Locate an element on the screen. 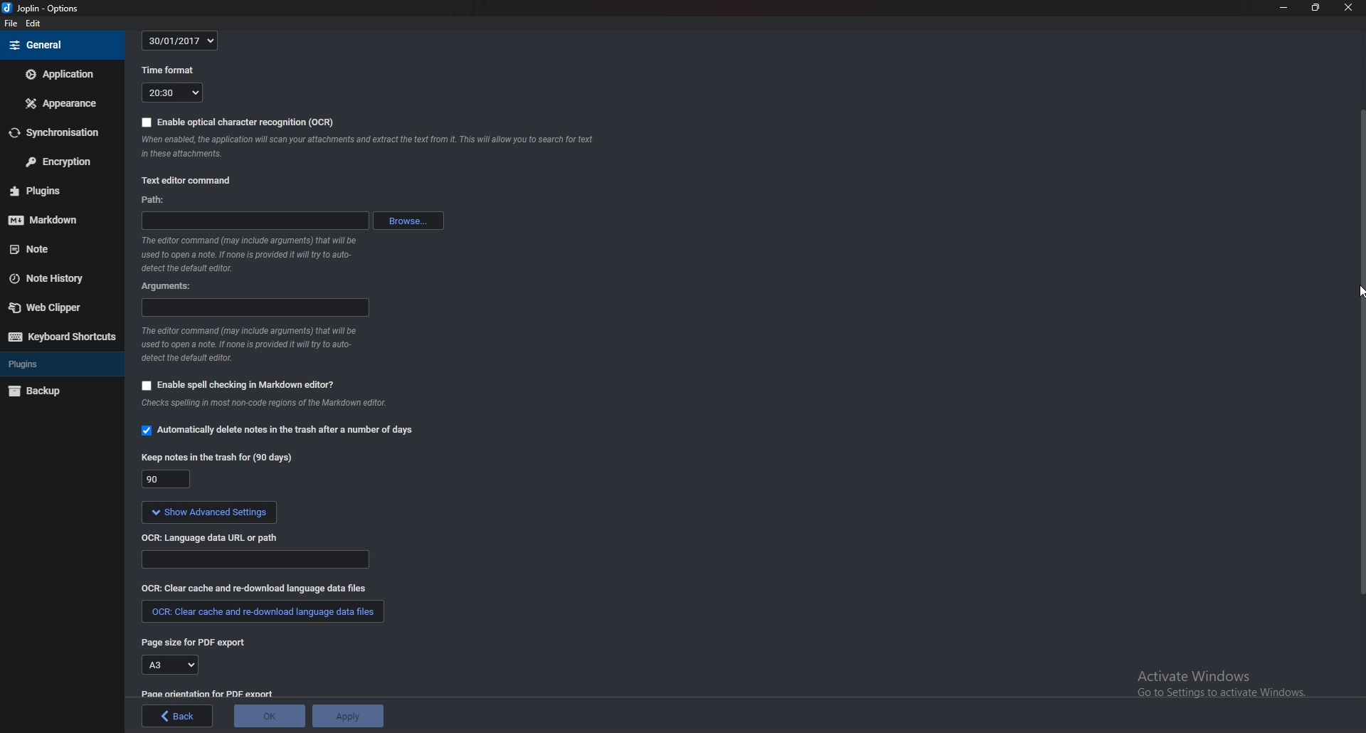 Image resolution: width=1366 pixels, height=733 pixels. Back up is located at coordinates (62, 392).